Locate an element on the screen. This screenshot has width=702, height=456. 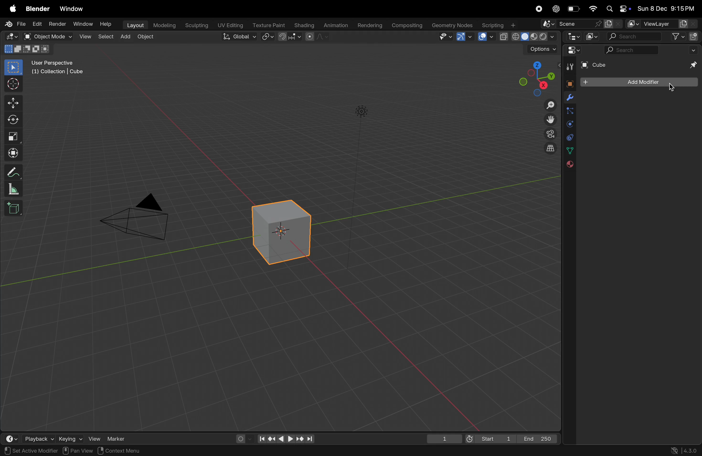
move the view is located at coordinates (549, 119).